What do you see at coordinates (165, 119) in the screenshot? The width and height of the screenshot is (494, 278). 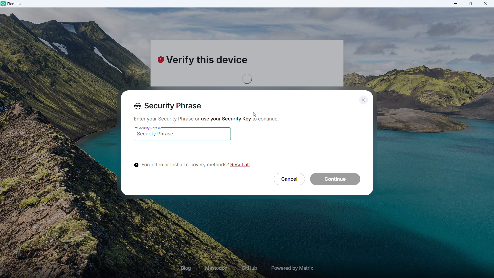 I see `enter your security phrase or` at bounding box center [165, 119].